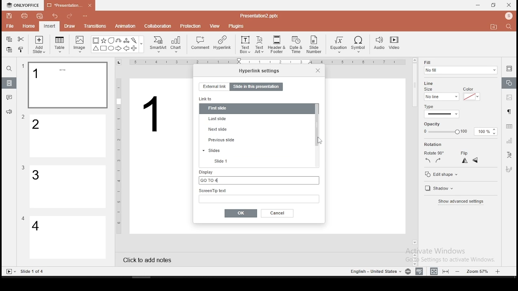  I want to click on insert, so click(49, 26).